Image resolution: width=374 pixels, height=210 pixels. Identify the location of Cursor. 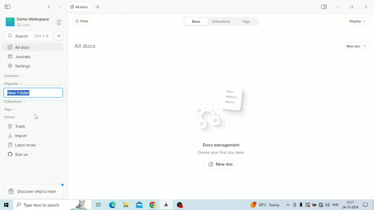
(37, 117).